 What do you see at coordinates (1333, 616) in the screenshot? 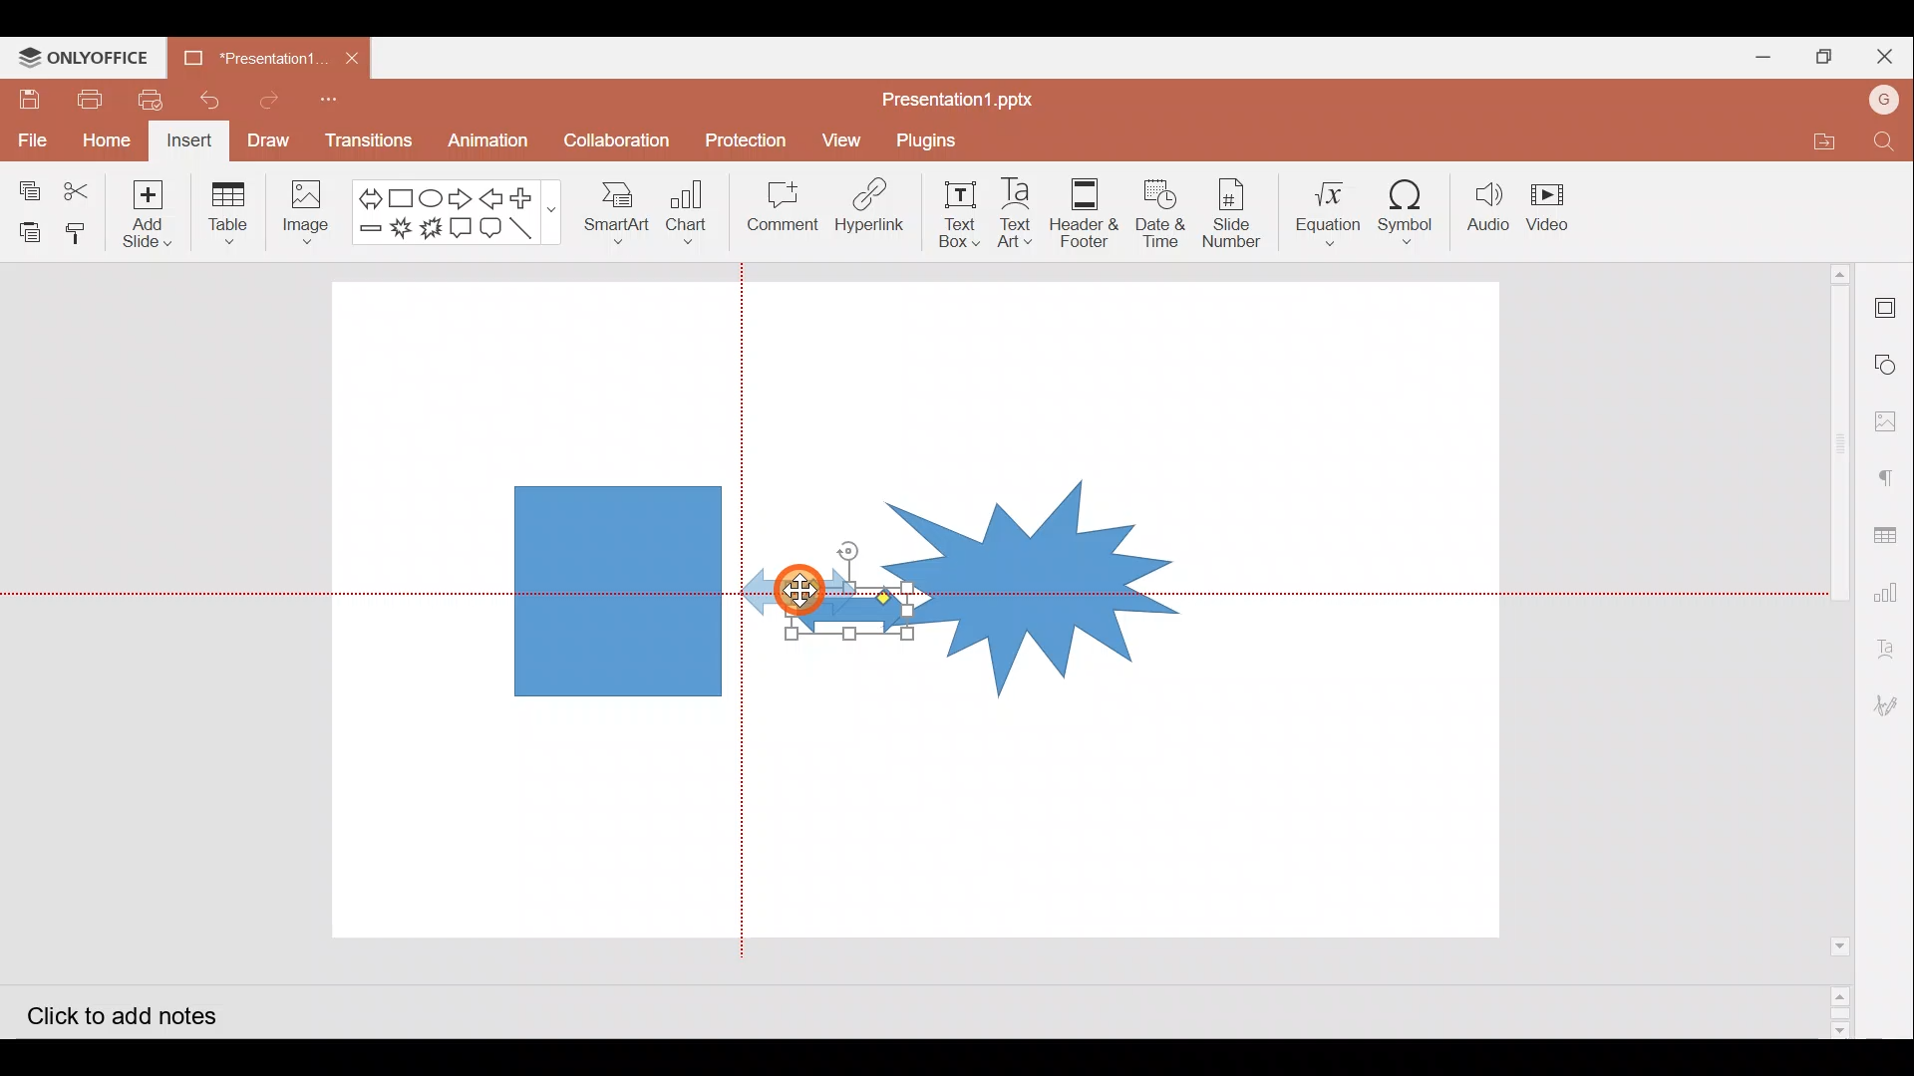
I see `Presentation slide` at bounding box center [1333, 616].